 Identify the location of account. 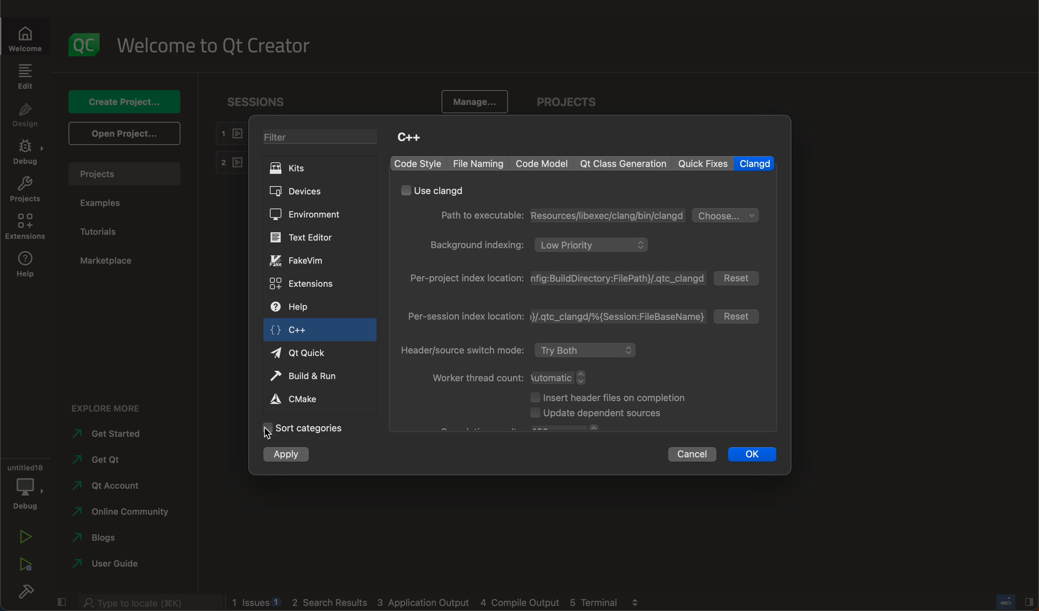
(111, 485).